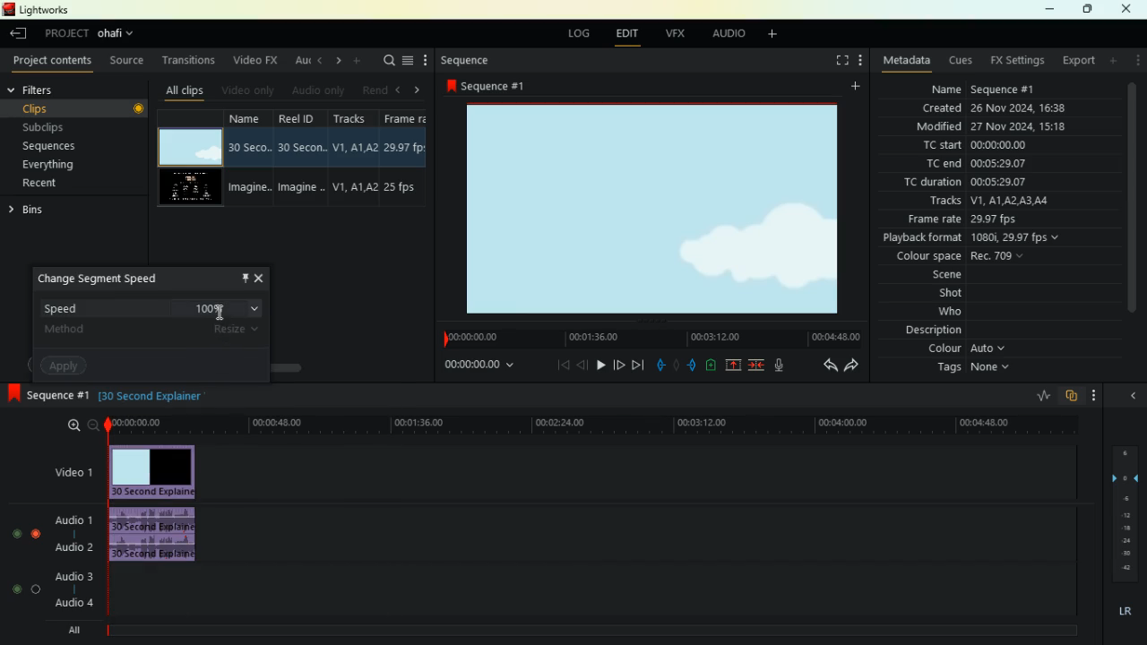 The image size is (1147, 645). I want to click on tags, so click(967, 368).